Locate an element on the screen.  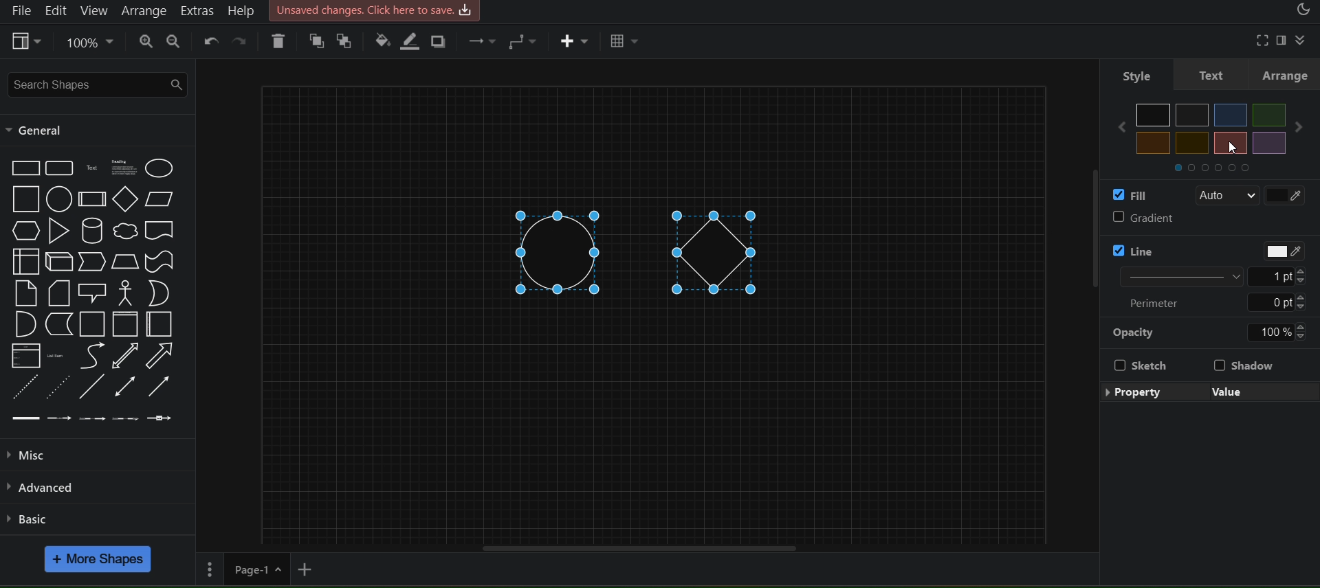
zoom out is located at coordinates (175, 41).